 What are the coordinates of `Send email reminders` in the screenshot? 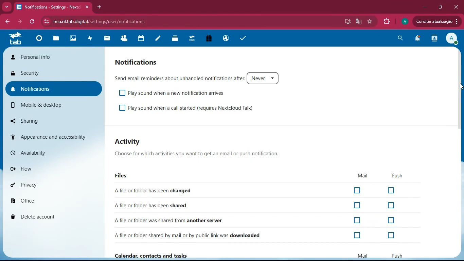 It's located at (198, 79).